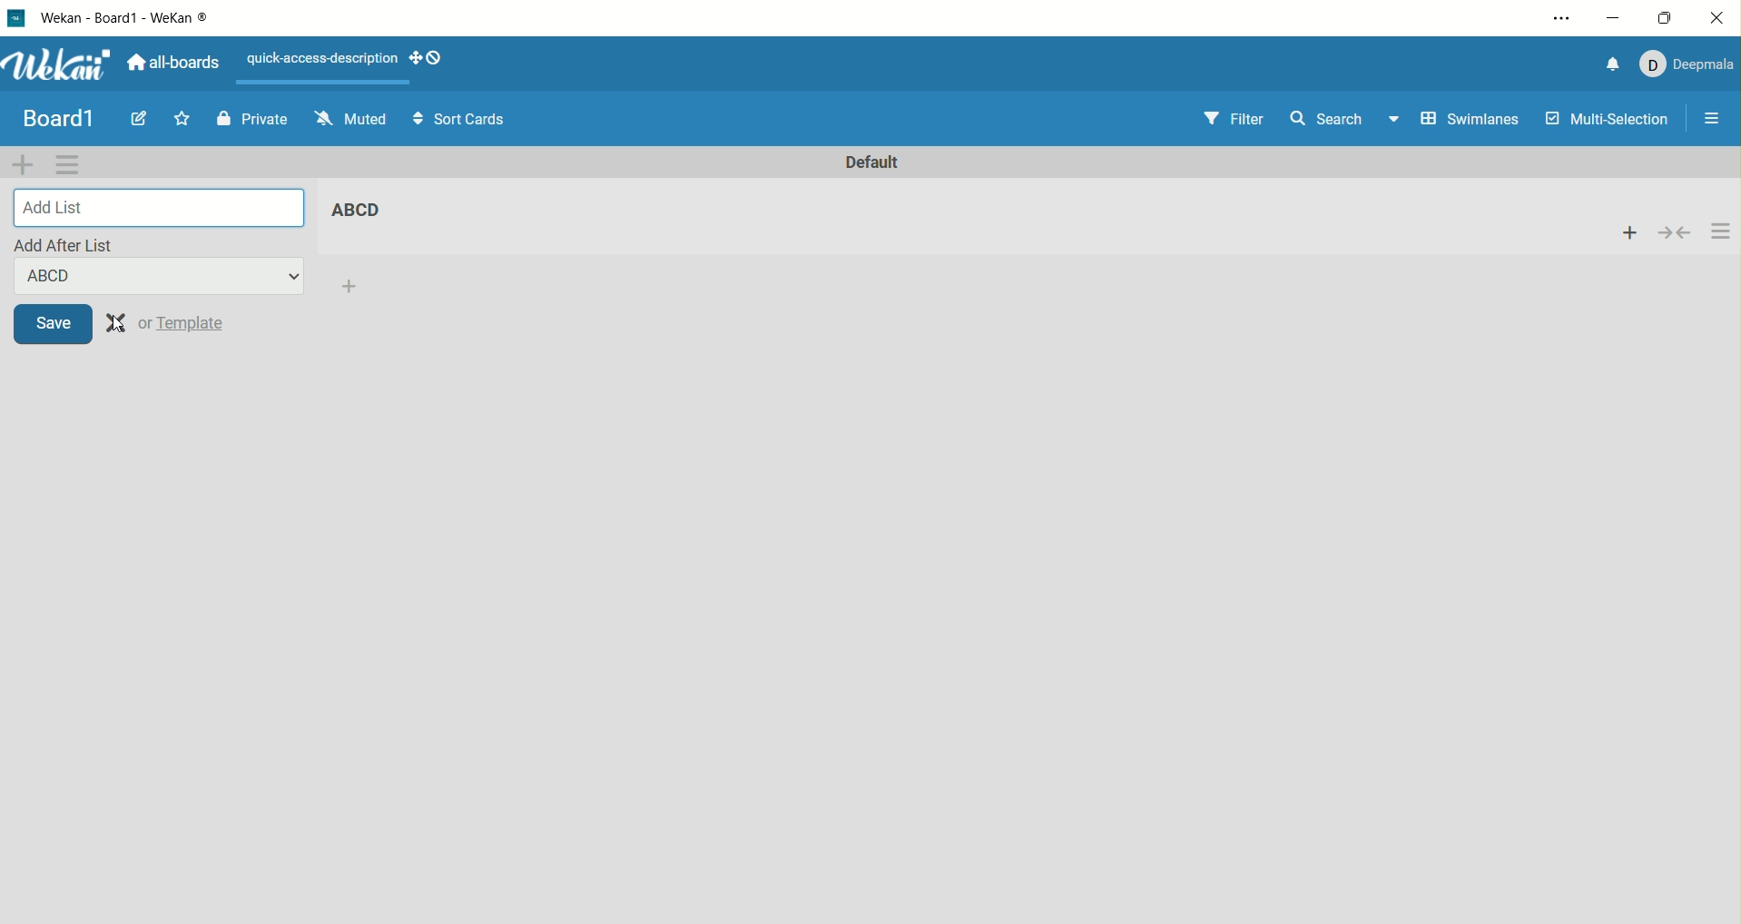  I want to click on cursor, so click(121, 330).